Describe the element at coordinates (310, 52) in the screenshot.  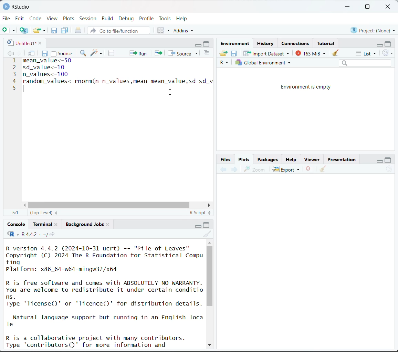
I see ` 163 MiB` at that location.